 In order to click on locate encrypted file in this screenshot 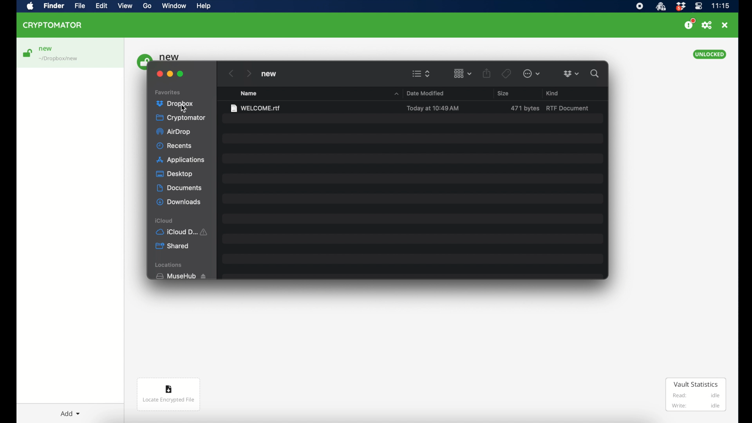, I will do `click(169, 394)`.